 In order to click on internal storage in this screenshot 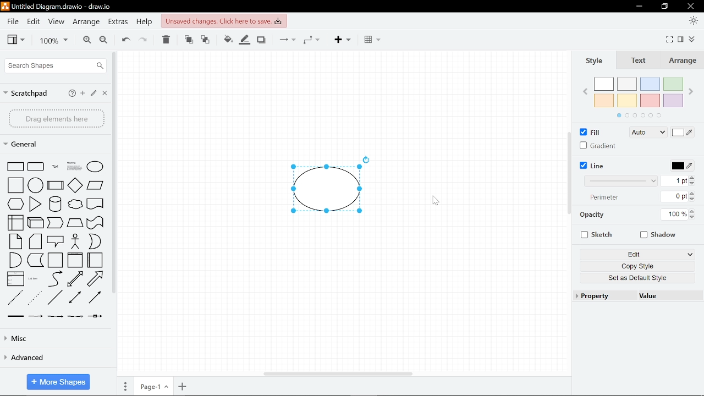, I will do `click(16, 223)`.